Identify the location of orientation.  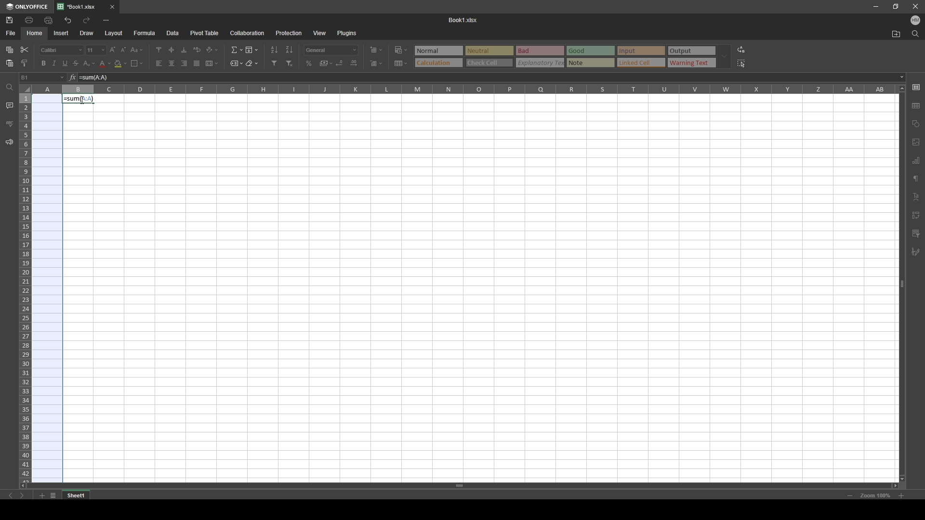
(213, 50).